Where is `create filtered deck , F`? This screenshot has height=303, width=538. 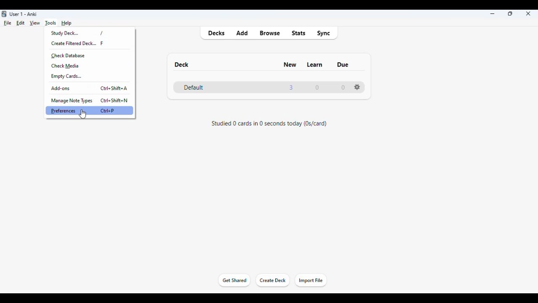
create filtered deck , F is located at coordinates (83, 43).